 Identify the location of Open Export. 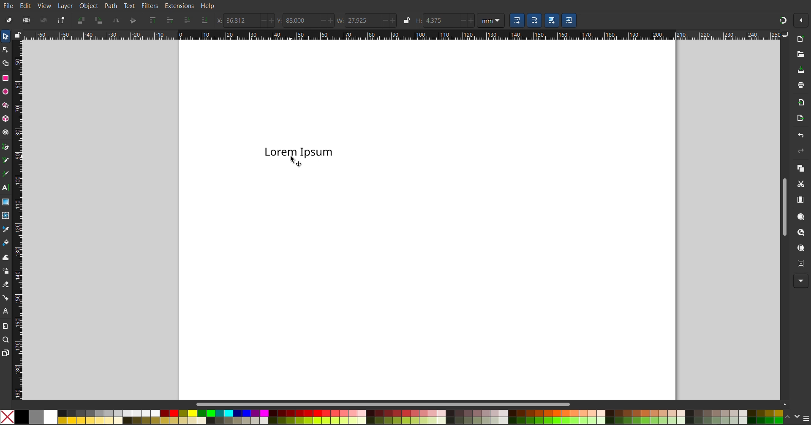
(800, 119).